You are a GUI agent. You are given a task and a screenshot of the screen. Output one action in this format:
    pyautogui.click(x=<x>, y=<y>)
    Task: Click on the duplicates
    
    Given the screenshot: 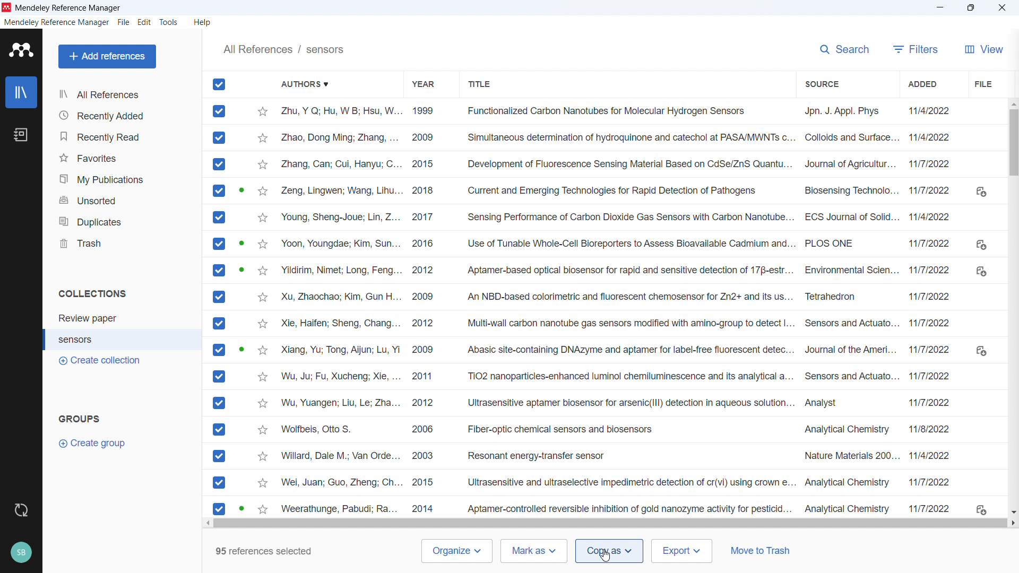 What is the action you would take?
    pyautogui.click(x=122, y=221)
    